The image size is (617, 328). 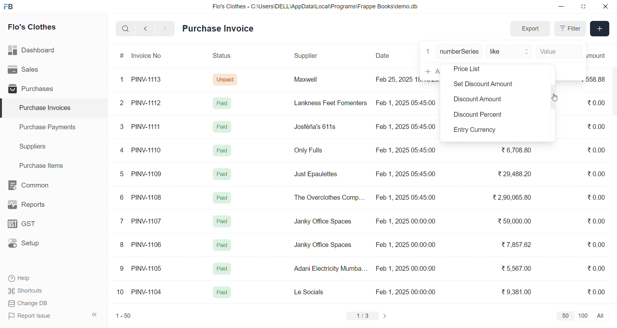 What do you see at coordinates (478, 131) in the screenshot?
I see `Entry Currency` at bounding box center [478, 131].